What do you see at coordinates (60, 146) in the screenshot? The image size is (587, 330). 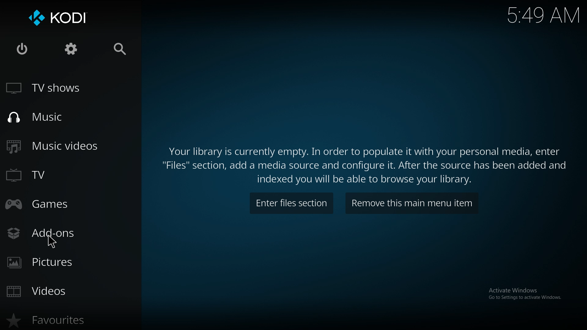 I see `music videos` at bounding box center [60, 146].